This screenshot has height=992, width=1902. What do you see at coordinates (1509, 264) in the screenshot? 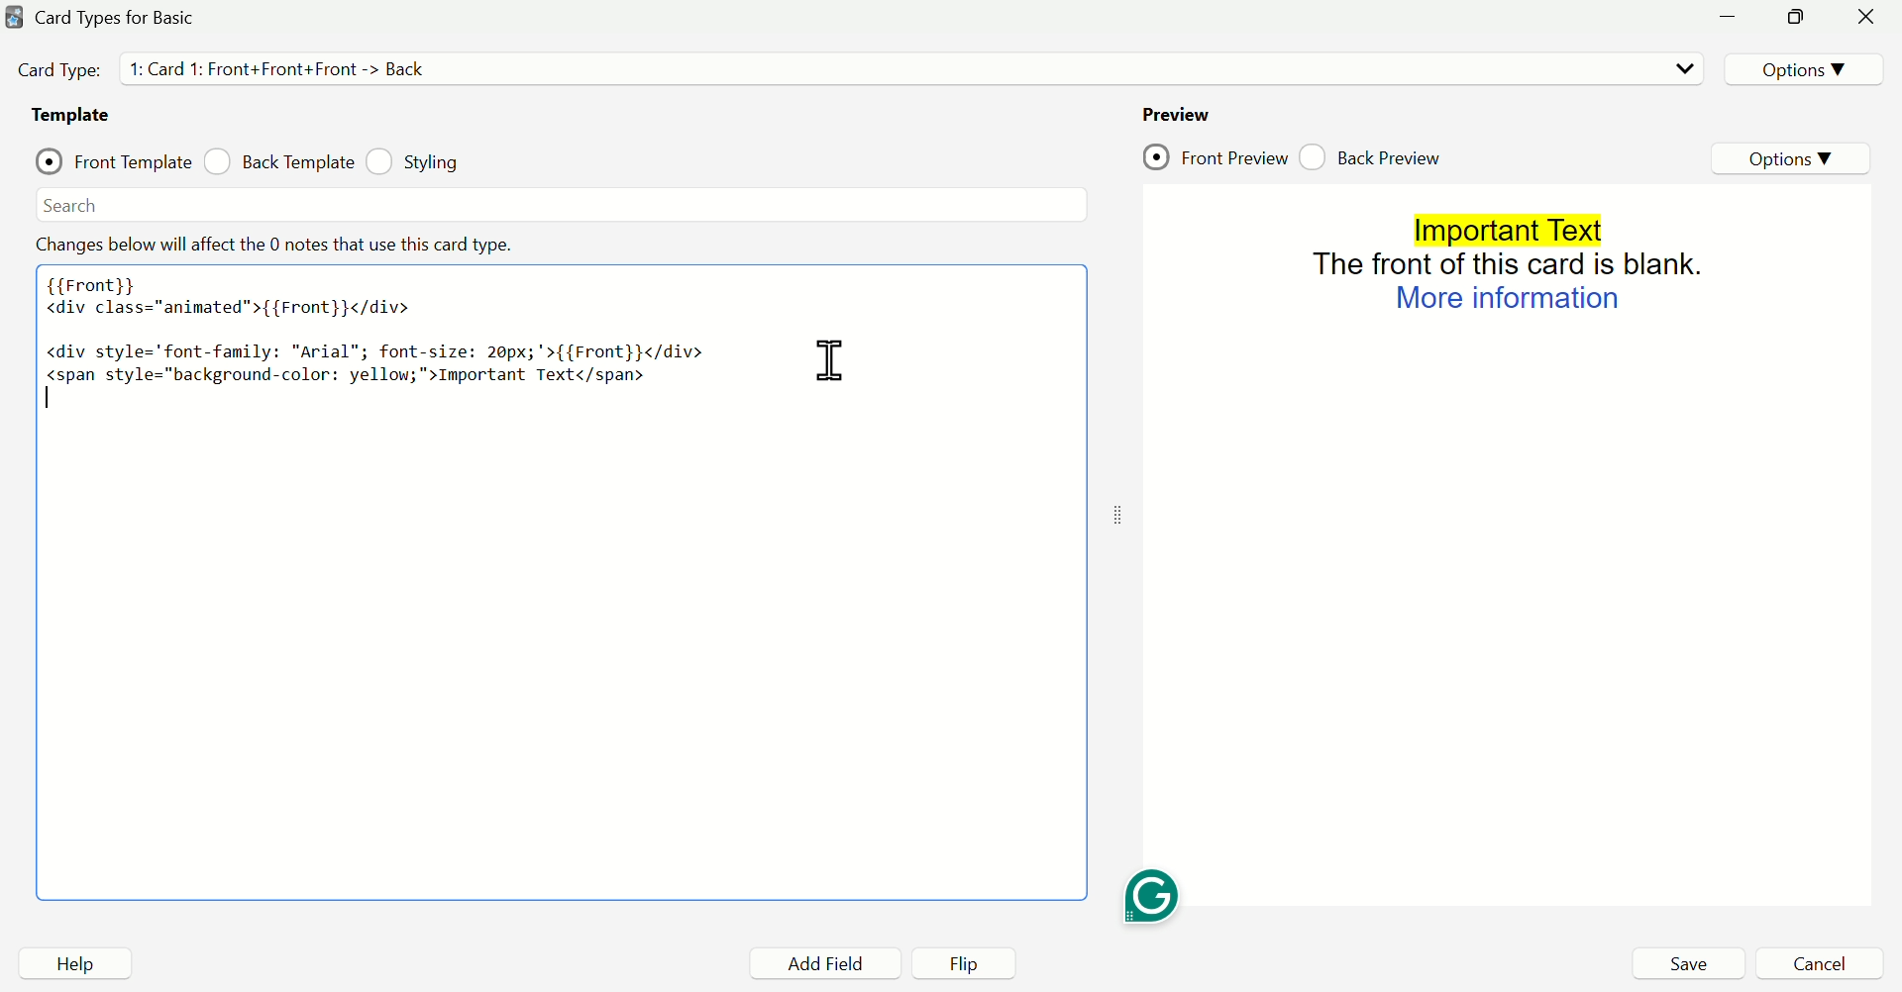
I see `The Front of this card is blank` at bounding box center [1509, 264].